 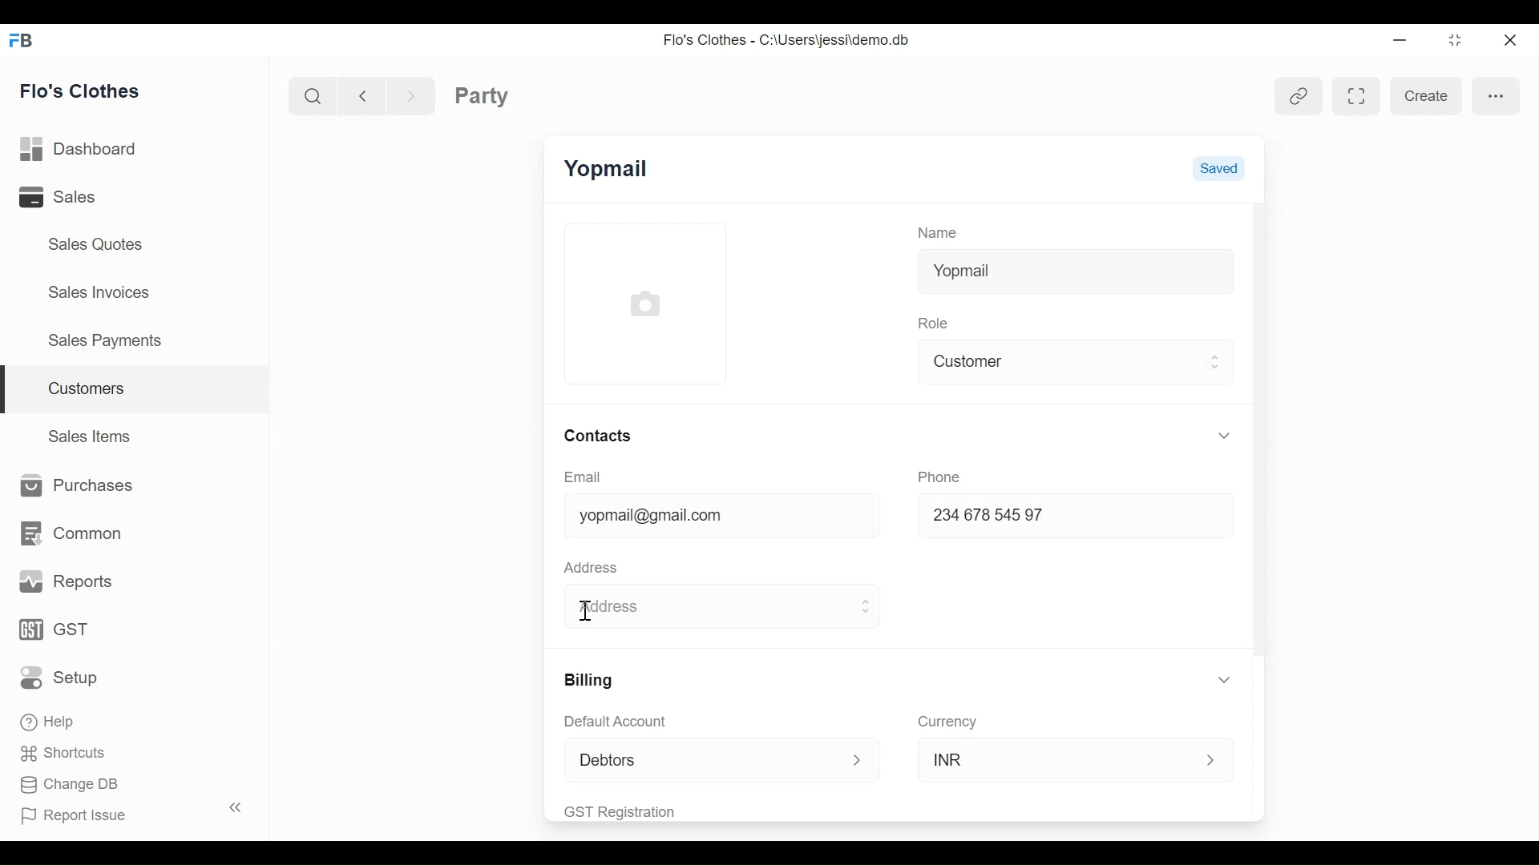 I want to click on Navigate Forward, so click(x=411, y=94).